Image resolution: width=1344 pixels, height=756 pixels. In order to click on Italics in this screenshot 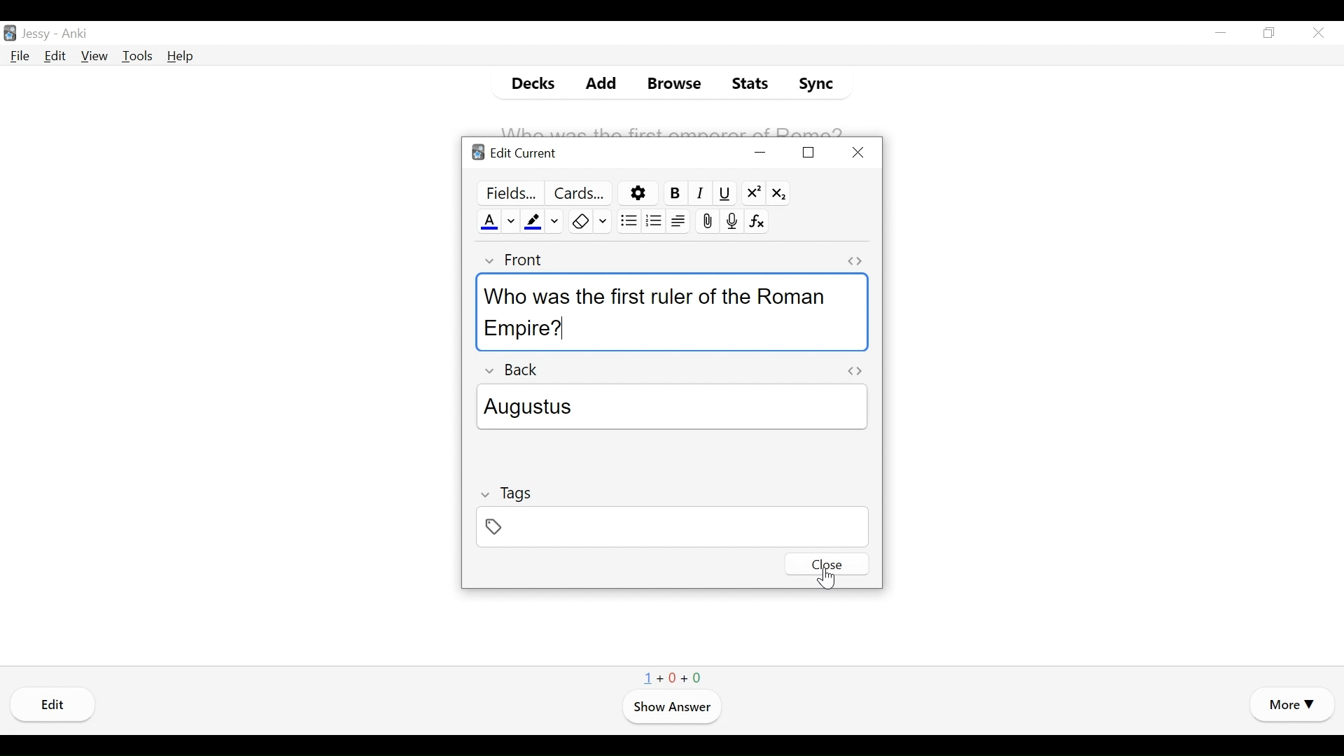, I will do `click(700, 193)`.